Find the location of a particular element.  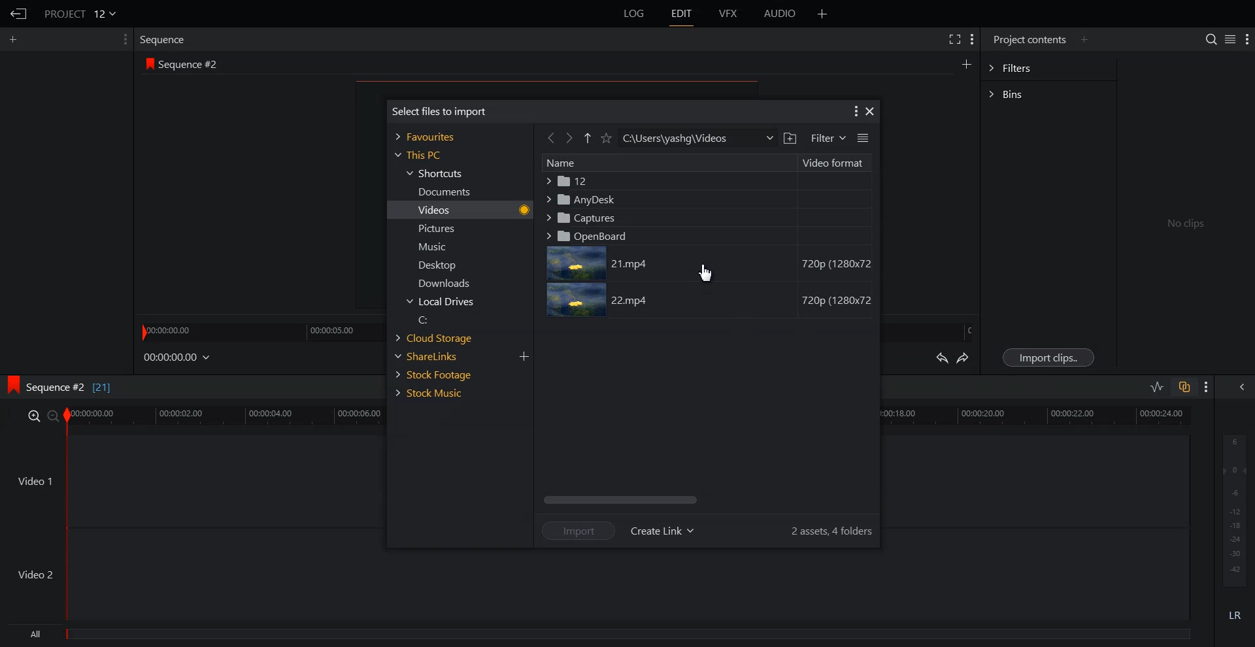

Bins is located at coordinates (1048, 93).